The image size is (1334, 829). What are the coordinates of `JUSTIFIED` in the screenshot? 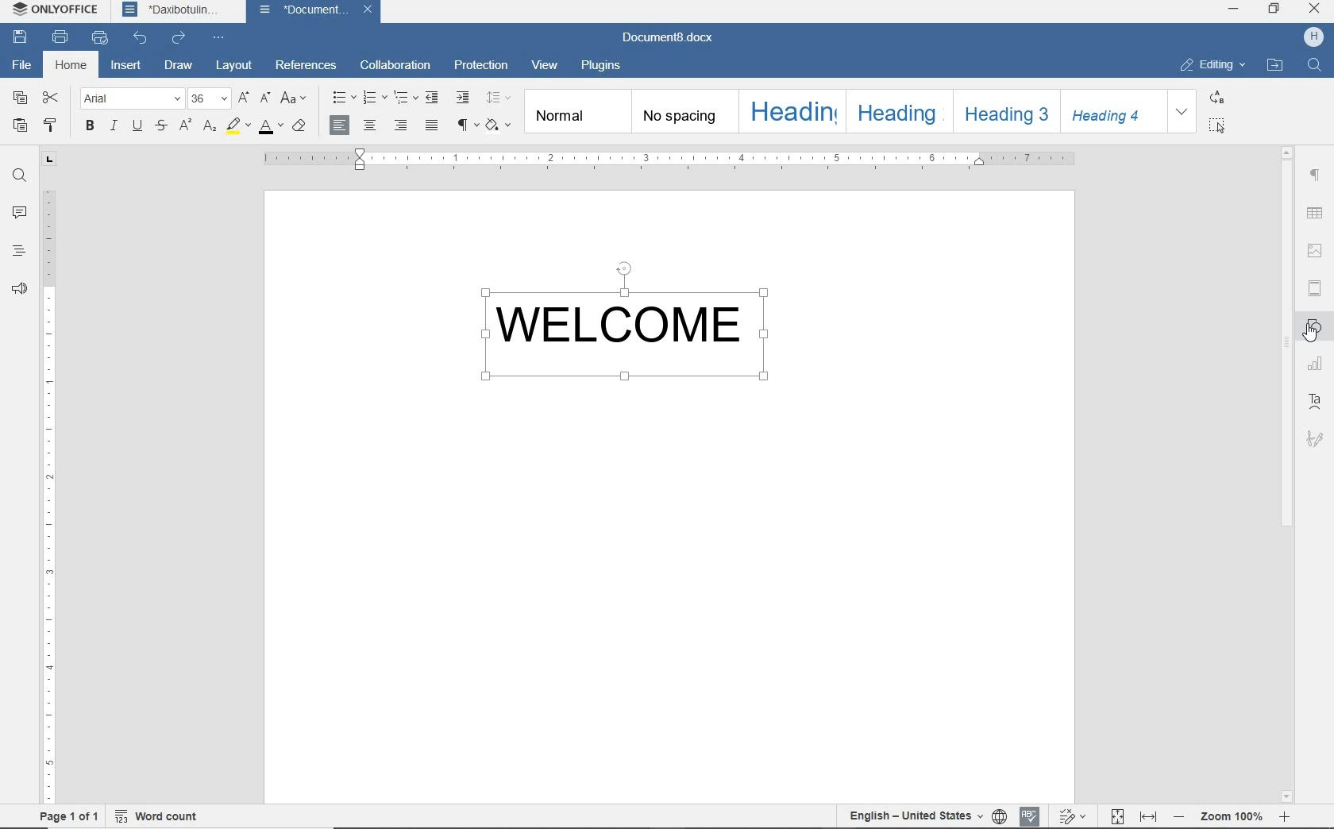 It's located at (432, 126).